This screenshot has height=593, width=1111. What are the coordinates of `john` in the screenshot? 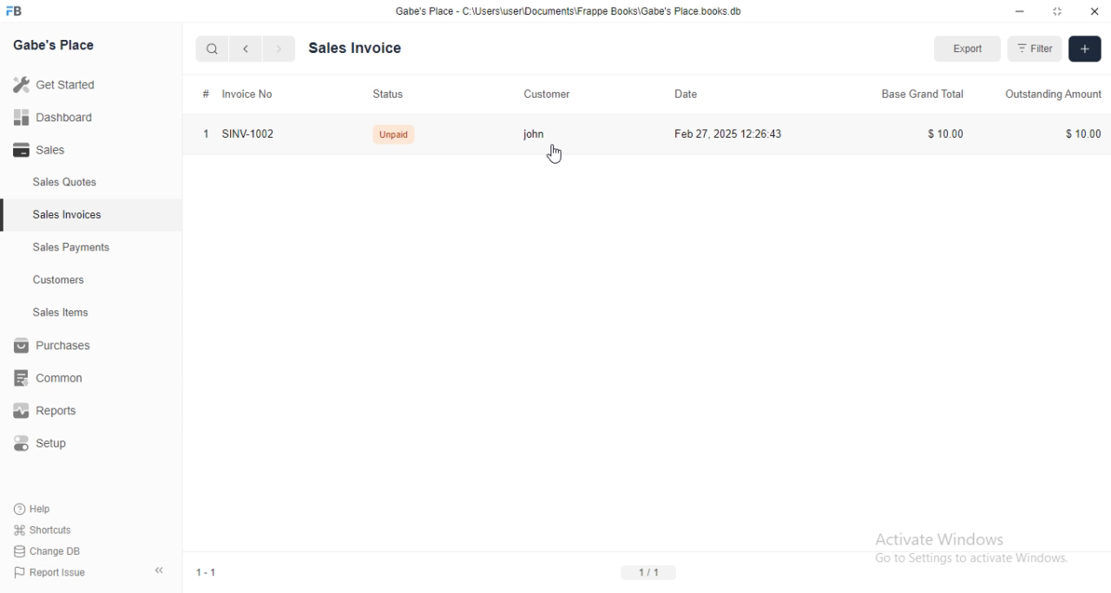 It's located at (534, 134).